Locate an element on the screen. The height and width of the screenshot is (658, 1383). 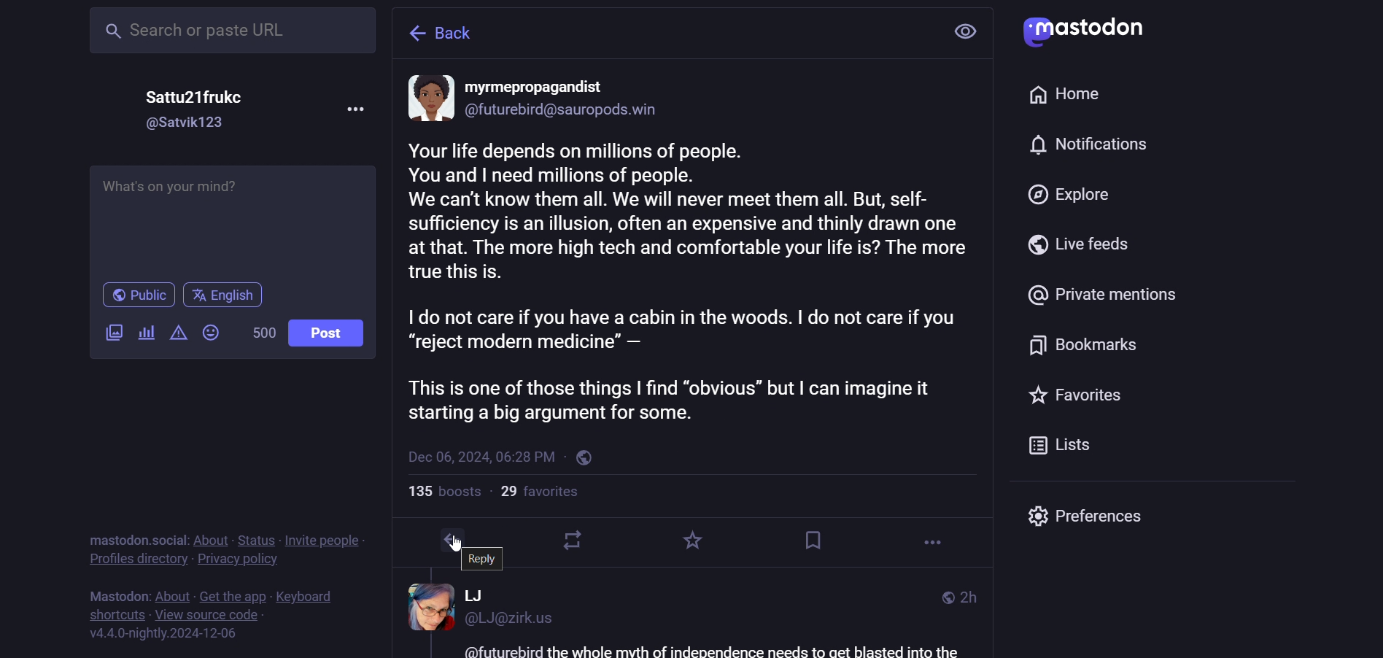
reply is located at coordinates (449, 542).